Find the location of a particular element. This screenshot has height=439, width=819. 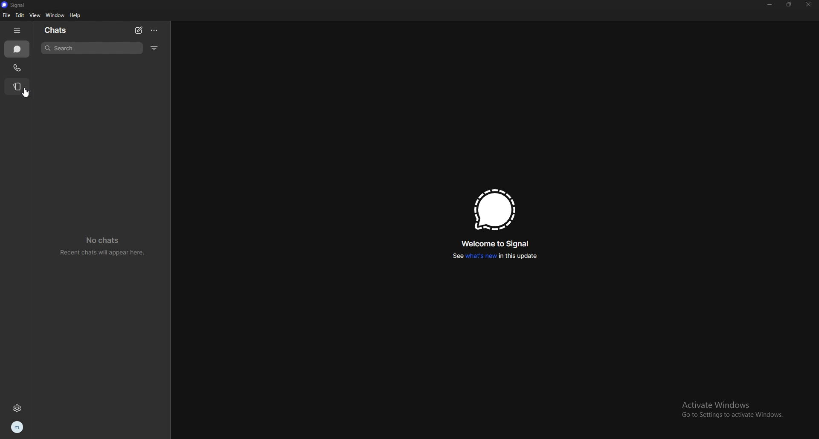

search is located at coordinates (91, 48).